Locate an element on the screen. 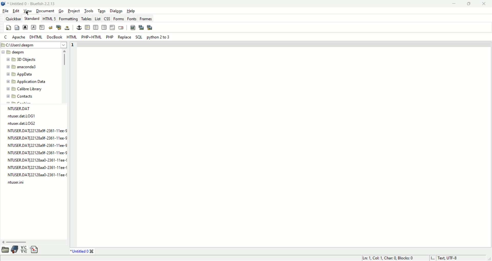 This screenshot has width=492, height=261. NTUSER.DAT{22128a9f-2361-11ee-9 is located at coordinates (37, 138).